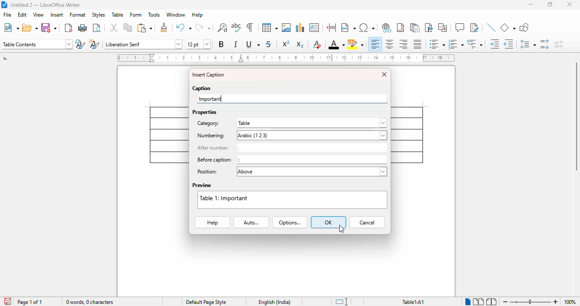 The image size is (580, 306). Describe the element at coordinates (349, 27) in the screenshot. I see `insert field` at that location.